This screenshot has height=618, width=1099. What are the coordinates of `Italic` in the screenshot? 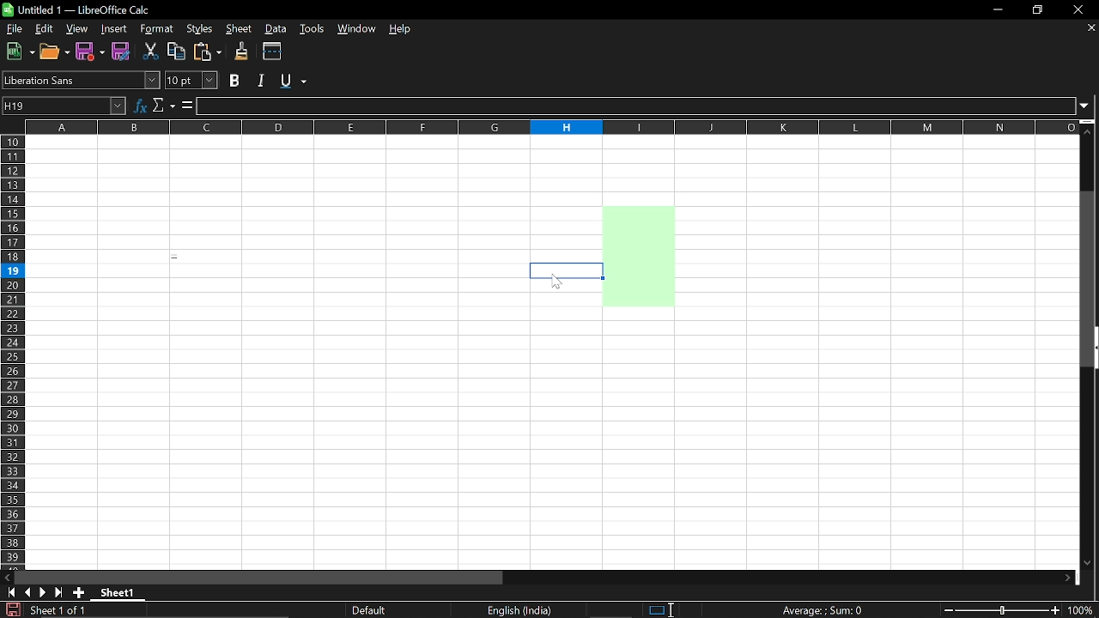 It's located at (261, 80).